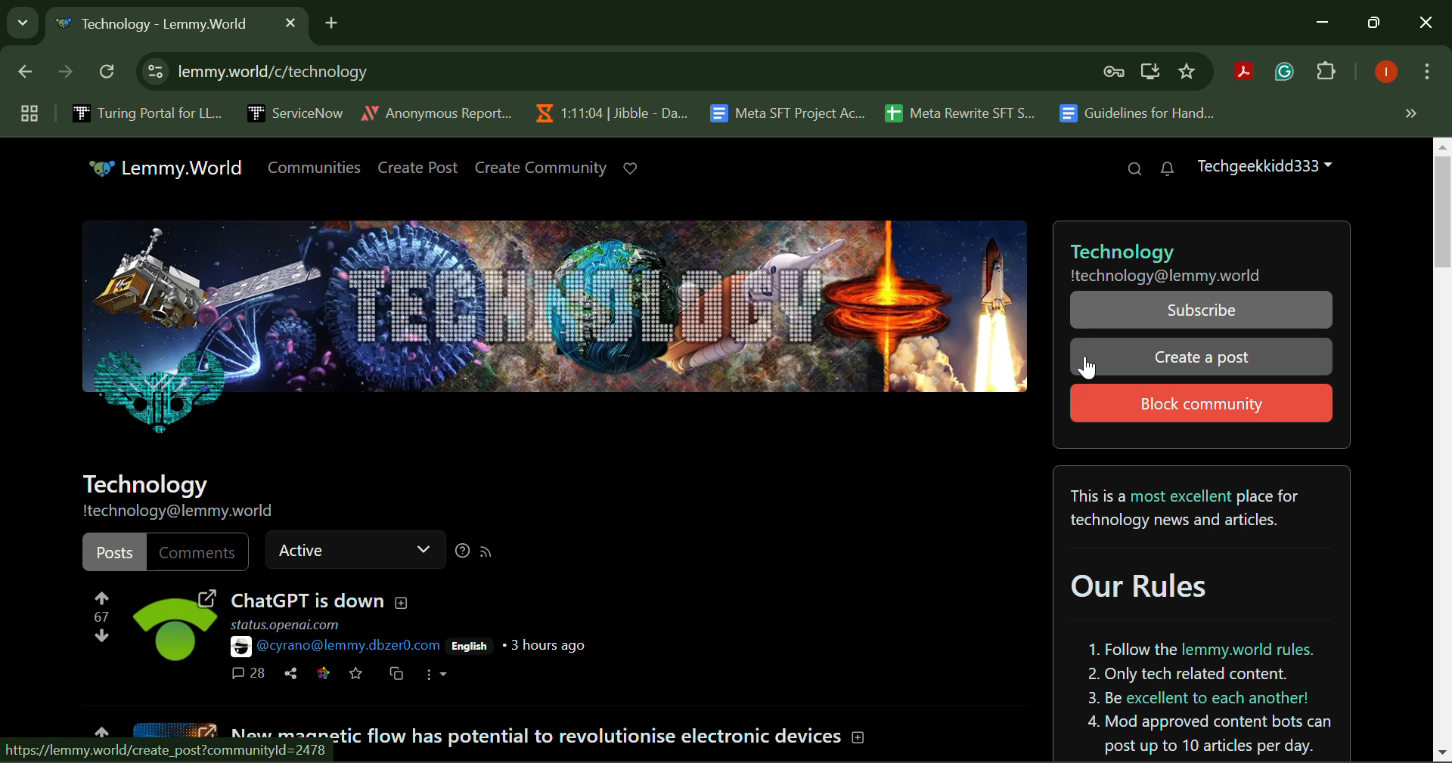 This screenshot has height=763, width=1452. I want to click on Guidelines for Handling, so click(1139, 113).